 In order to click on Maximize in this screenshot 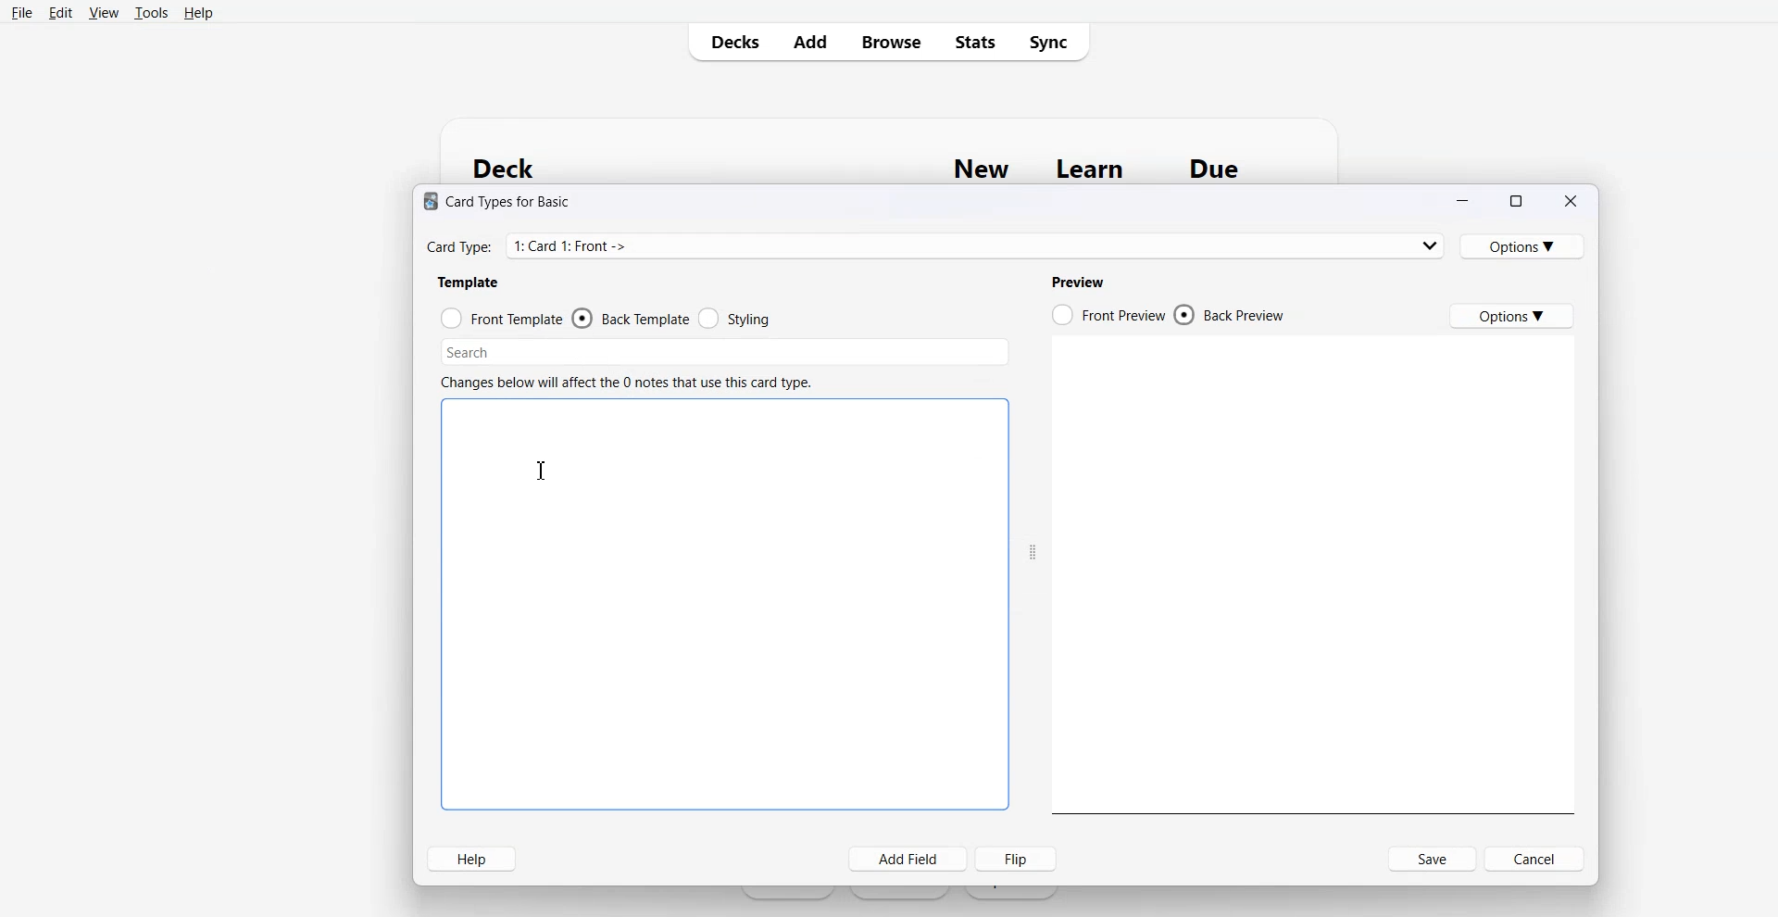, I will do `click(1514, 202)`.